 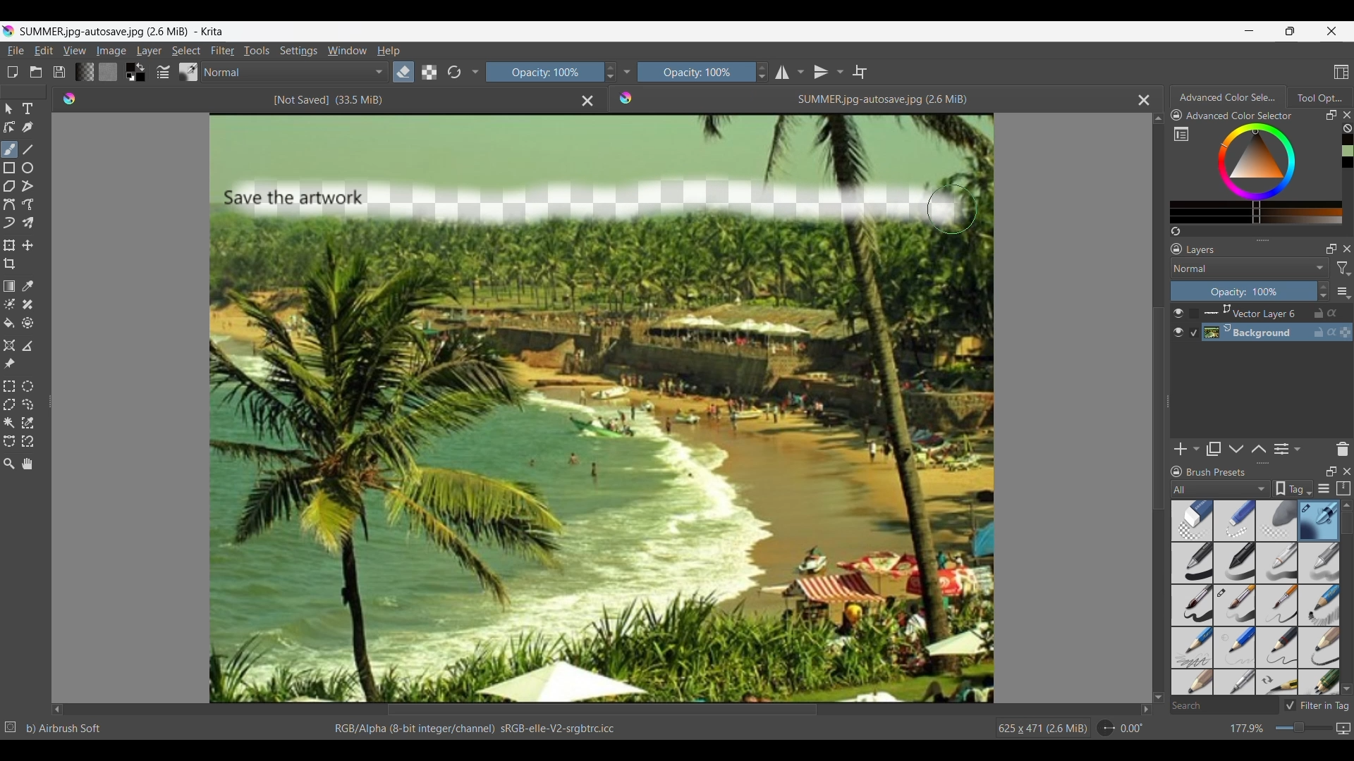 What do you see at coordinates (8, 464) in the screenshot?
I see `Zoom tool` at bounding box center [8, 464].